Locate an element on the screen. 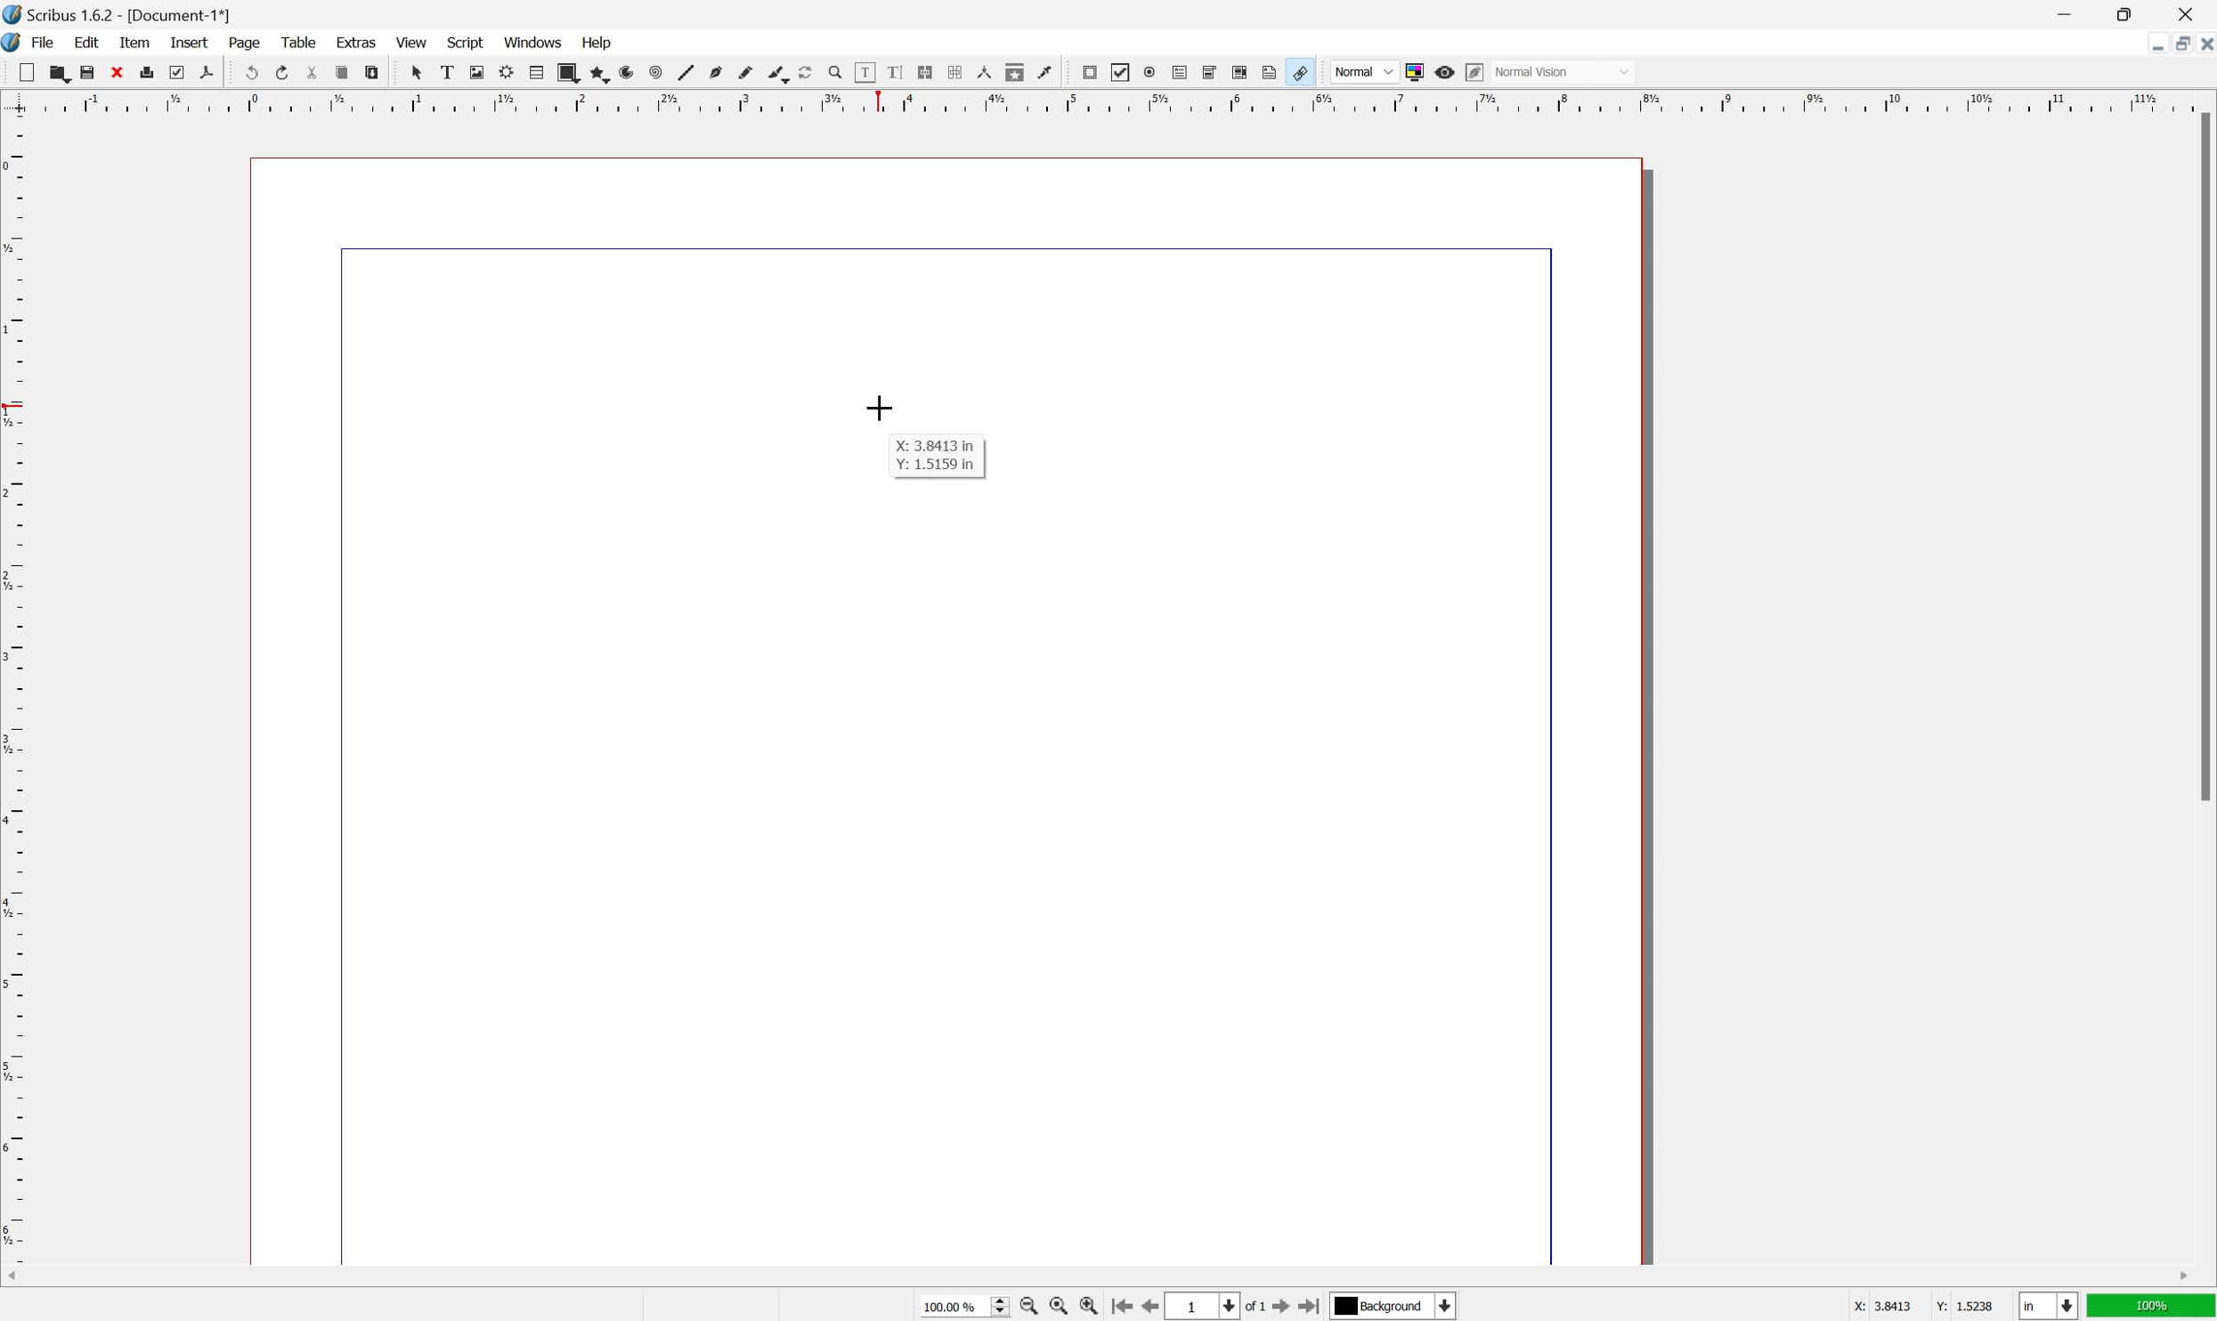 The height and width of the screenshot is (1321, 2217). Help is located at coordinates (599, 44).